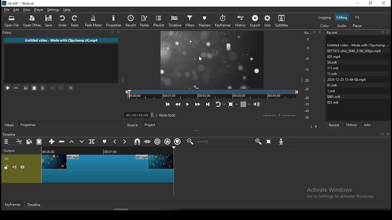  Describe the element at coordinates (257, 105) in the screenshot. I see `volume control` at that location.